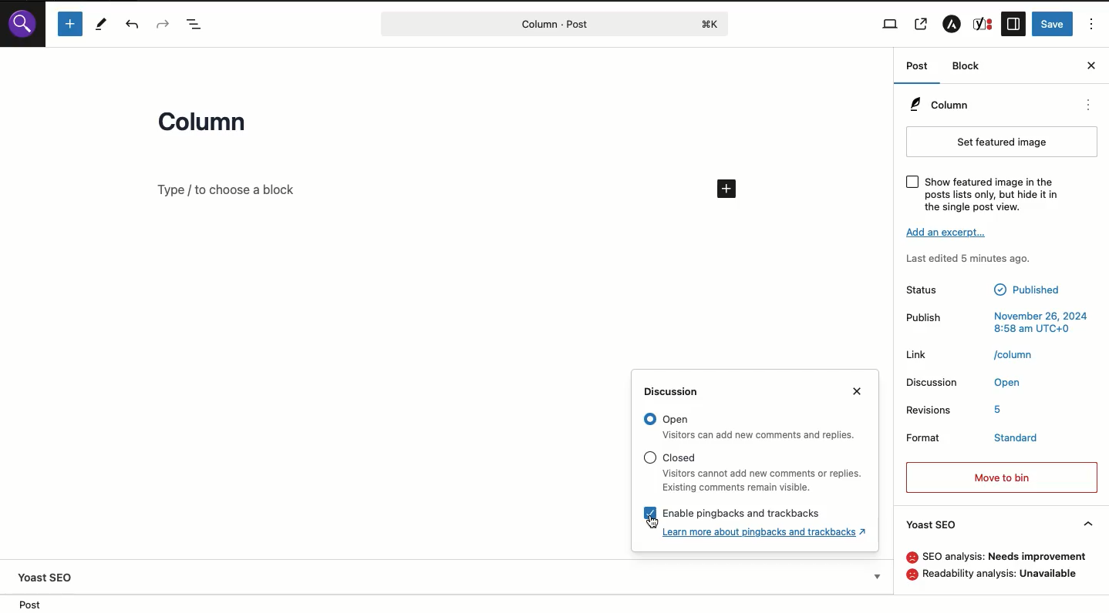  What do you see at coordinates (227, 189) in the screenshot?
I see `Add new block` at bounding box center [227, 189].